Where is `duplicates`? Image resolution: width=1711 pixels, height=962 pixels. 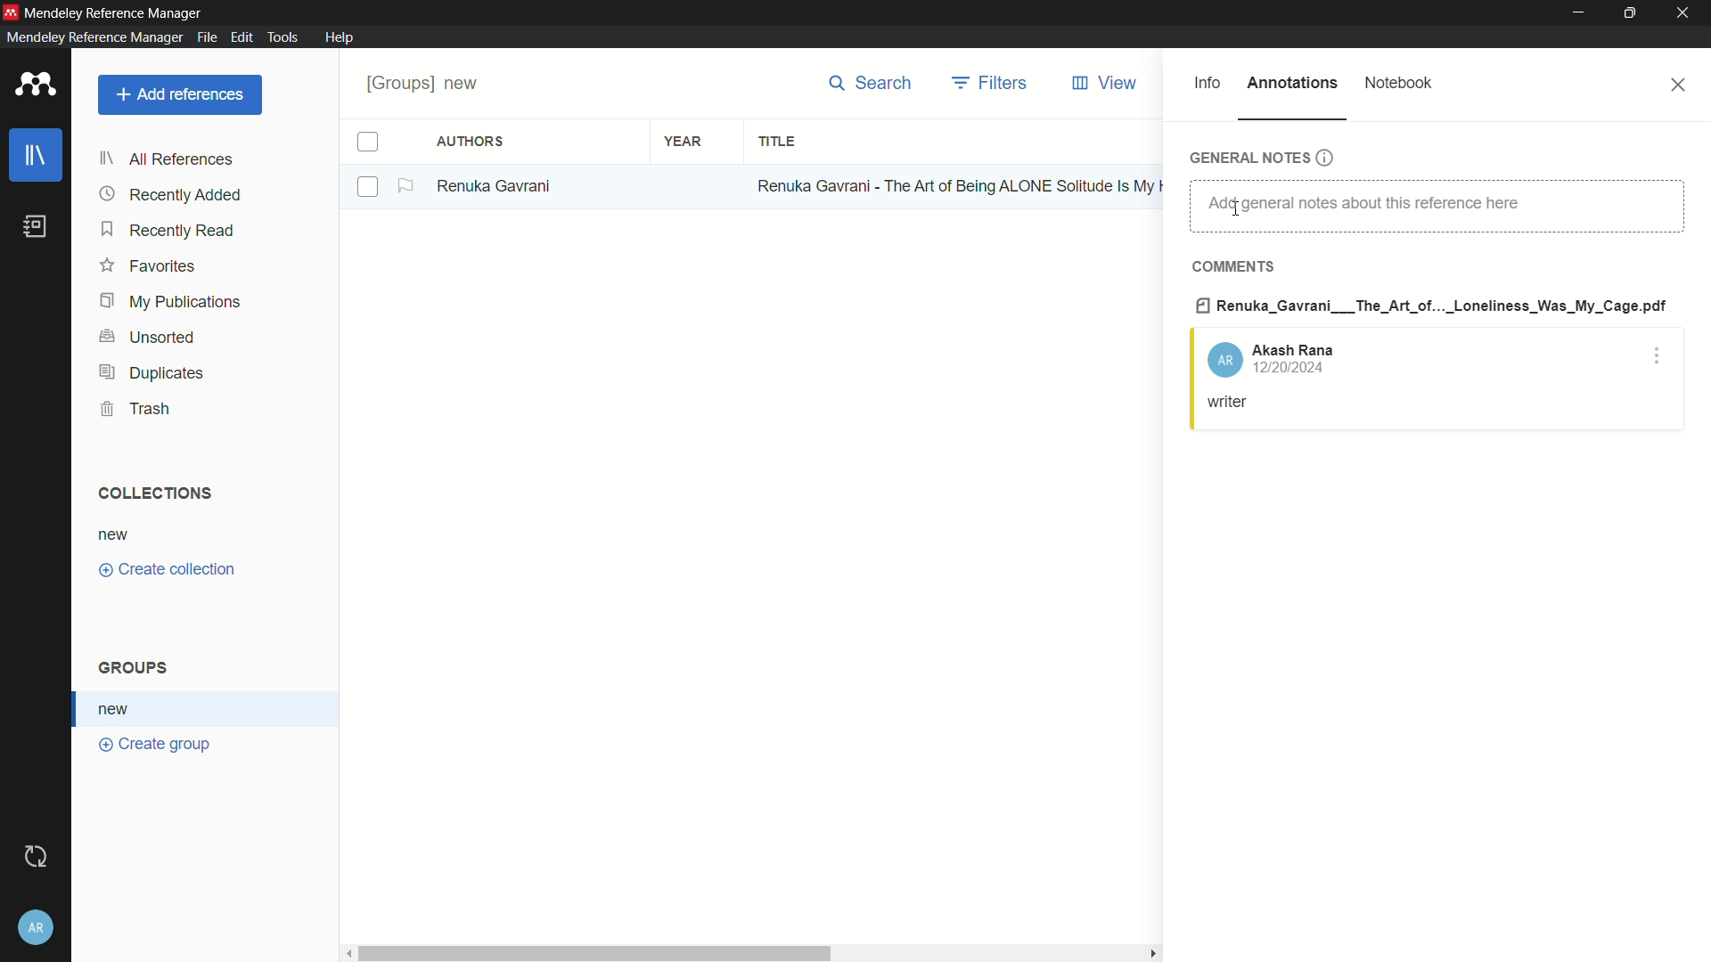
duplicates is located at coordinates (151, 374).